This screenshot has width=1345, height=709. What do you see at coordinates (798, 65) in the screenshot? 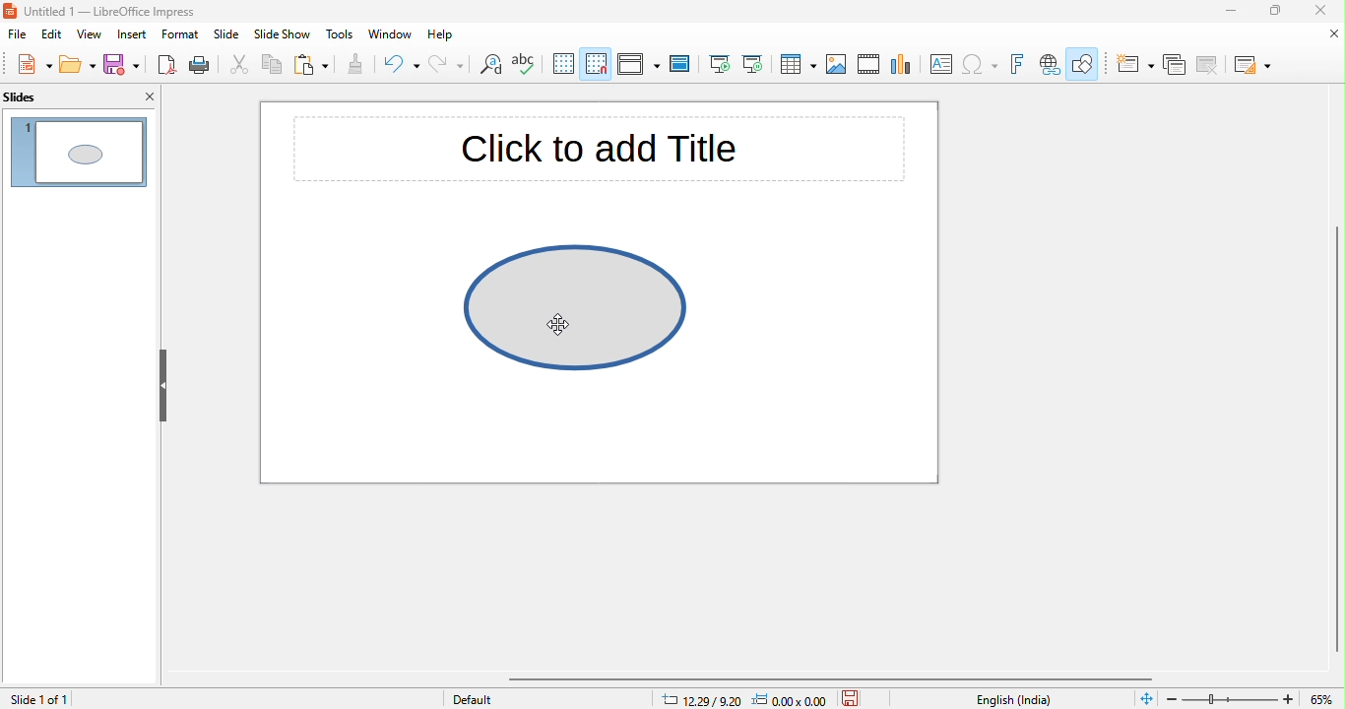
I see `table` at bounding box center [798, 65].